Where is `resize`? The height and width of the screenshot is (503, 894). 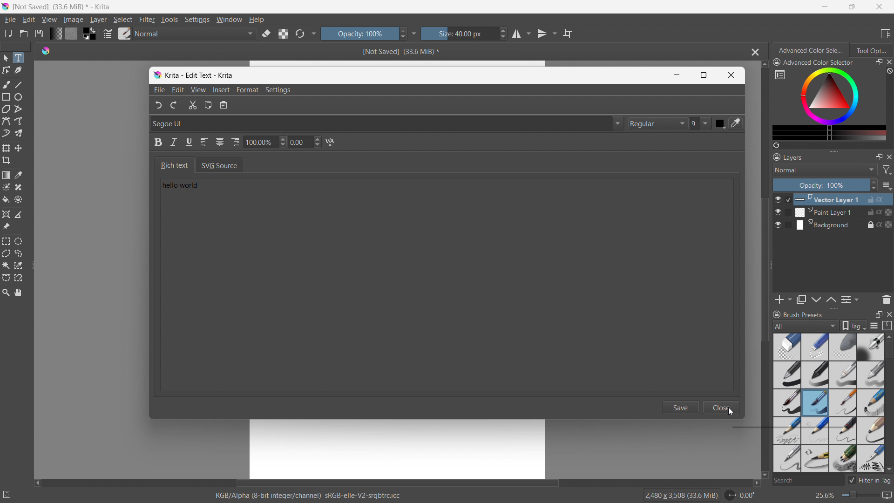
resize is located at coordinates (771, 266).